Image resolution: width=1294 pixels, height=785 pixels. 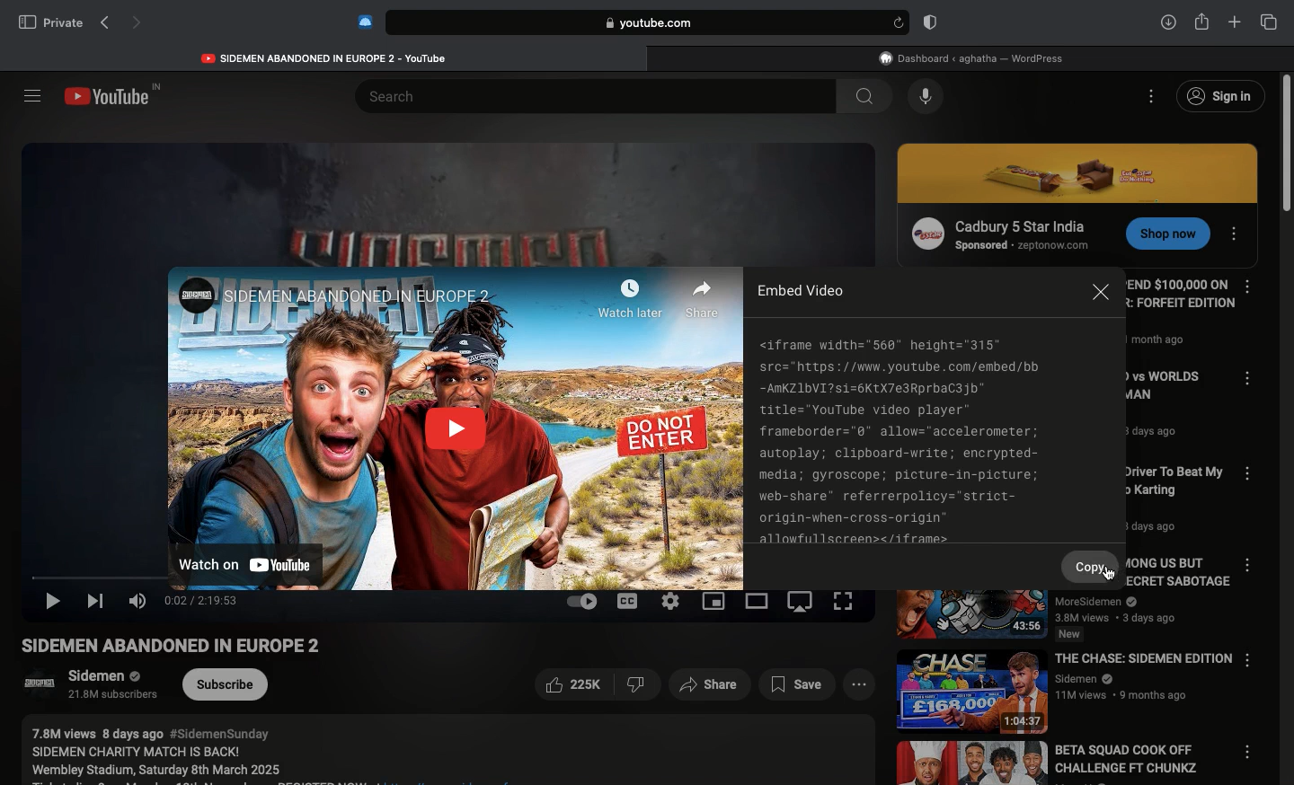 What do you see at coordinates (897, 22) in the screenshot?
I see `refresh` at bounding box center [897, 22].